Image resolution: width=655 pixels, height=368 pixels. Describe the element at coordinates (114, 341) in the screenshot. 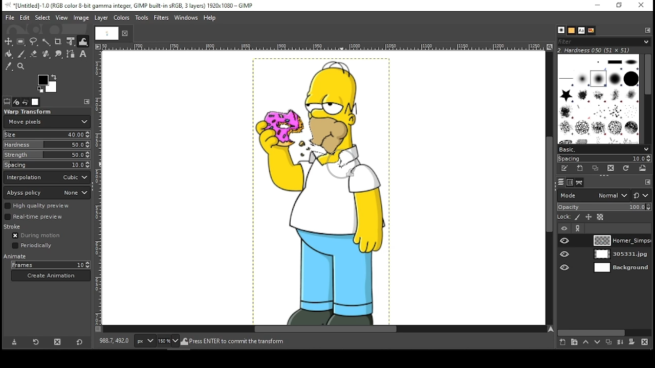

I see `892.0, 406.0` at that location.